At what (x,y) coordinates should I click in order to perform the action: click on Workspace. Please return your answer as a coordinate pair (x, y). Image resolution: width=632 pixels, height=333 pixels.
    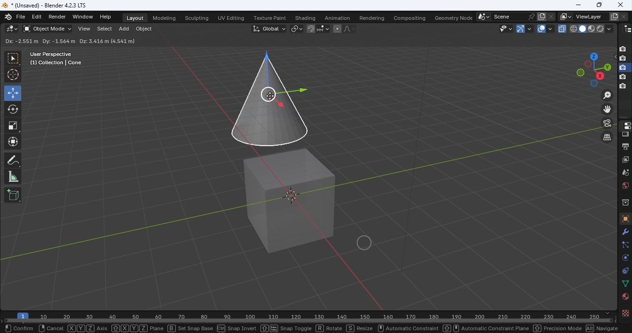
    Looking at the image, I should click on (299, 180).